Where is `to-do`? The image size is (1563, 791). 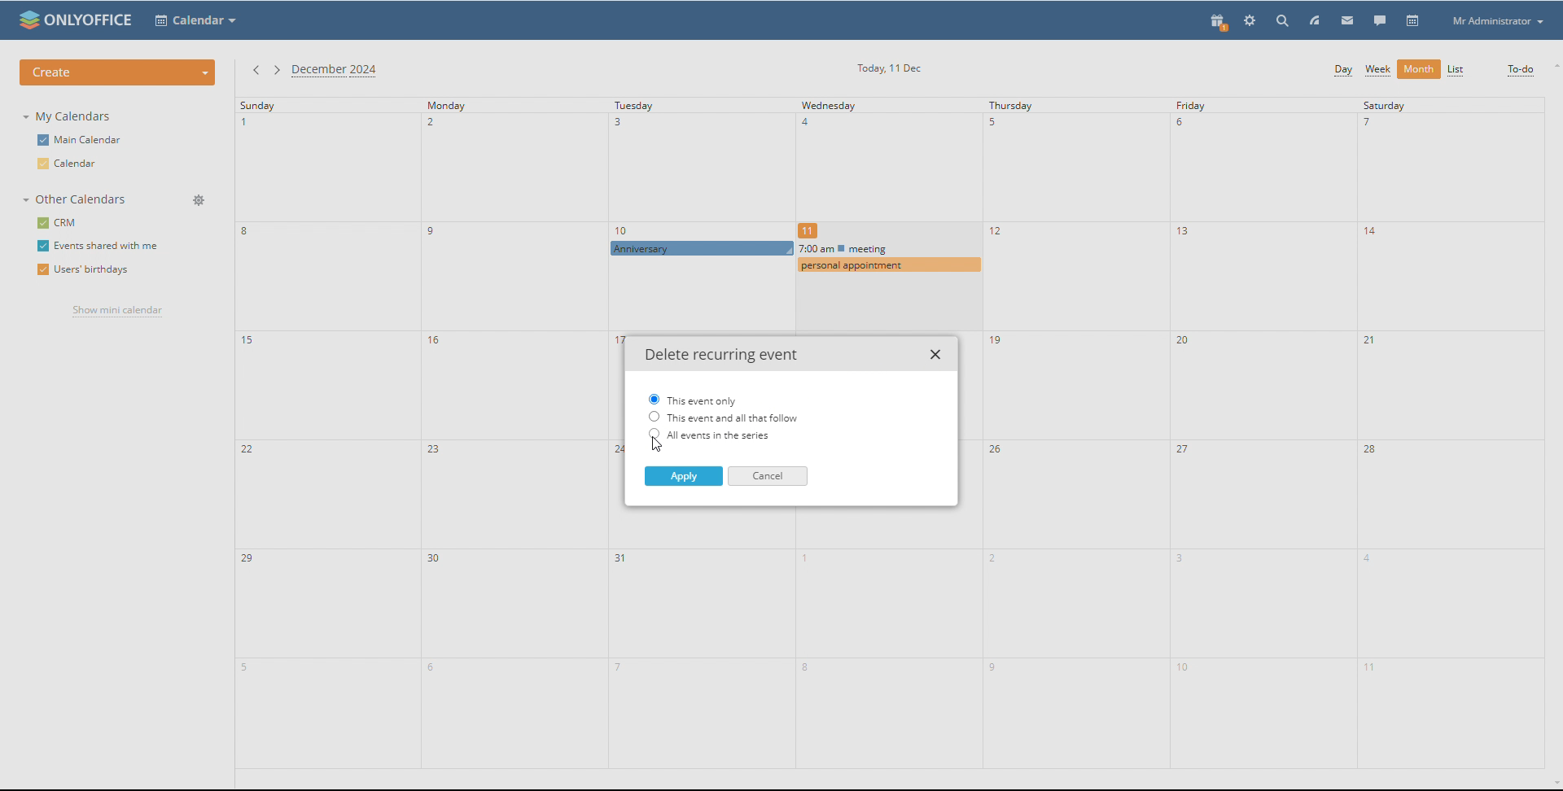
to-do is located at coordinates (1521, 71).